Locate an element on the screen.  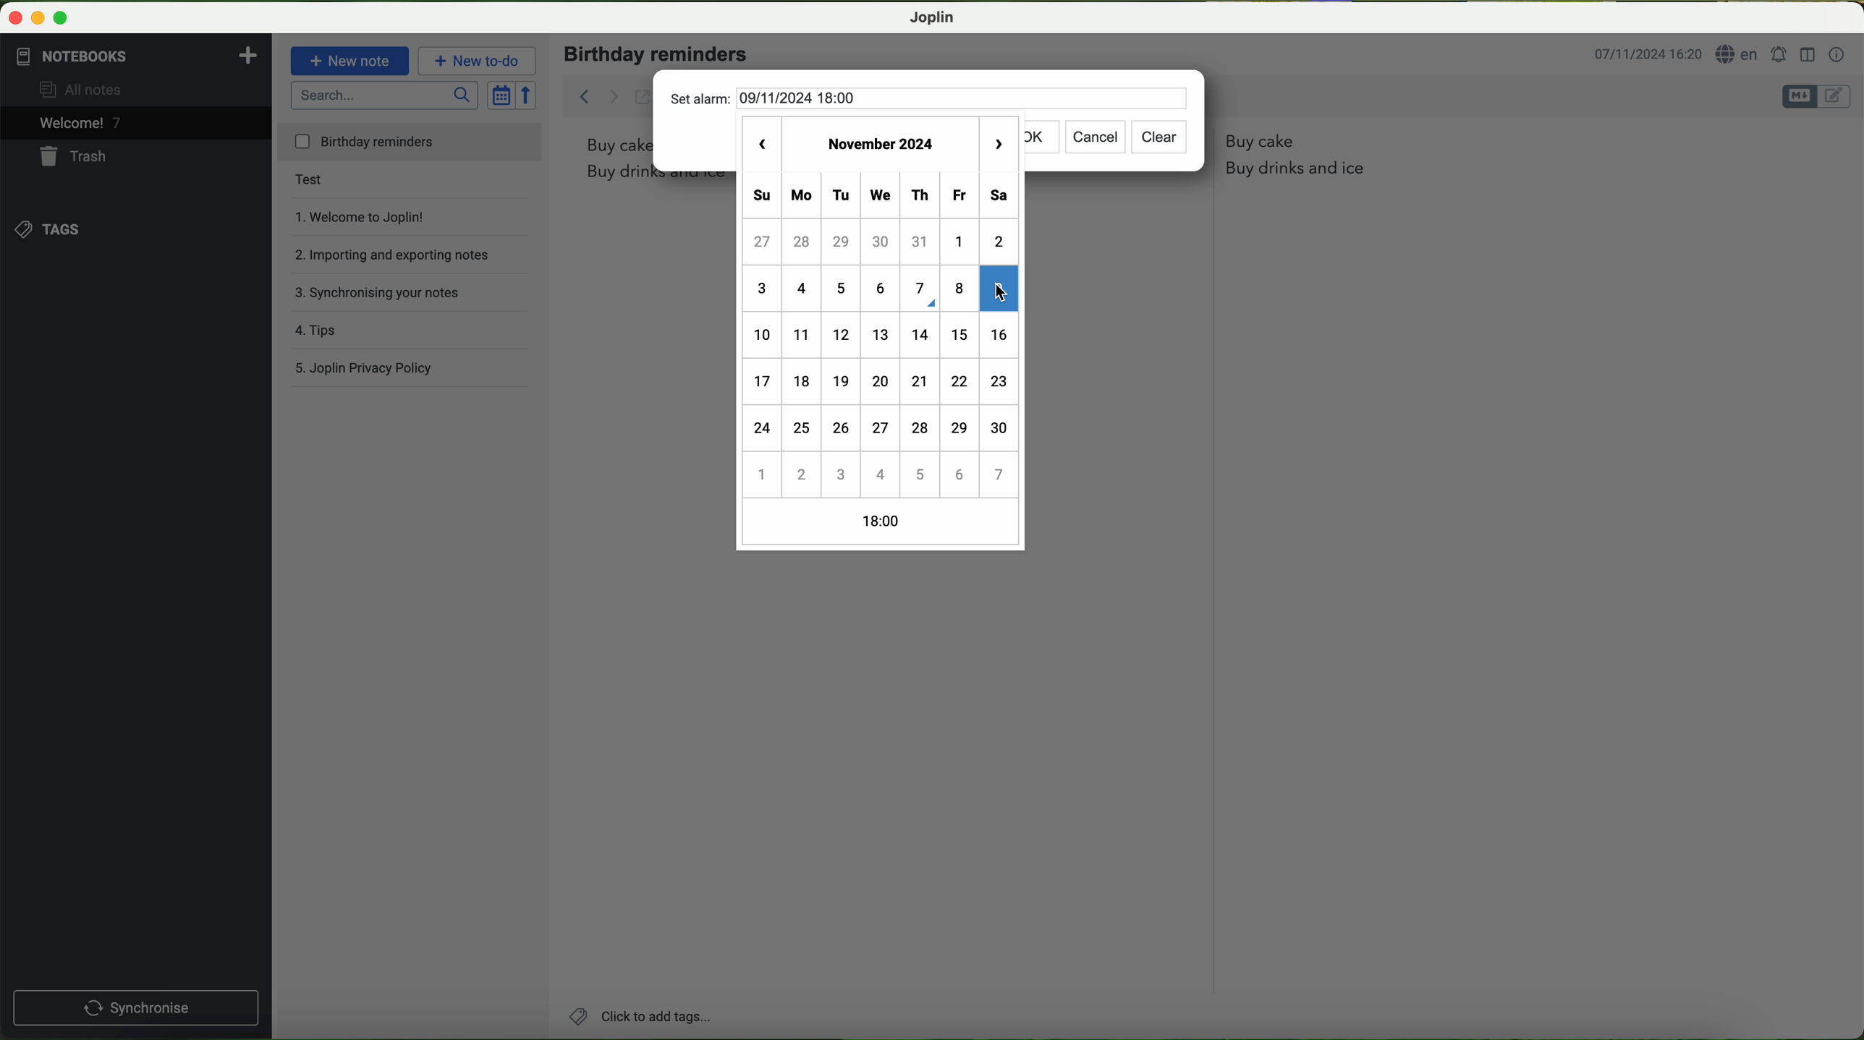
18:00 is located at coordinates (853, 524).